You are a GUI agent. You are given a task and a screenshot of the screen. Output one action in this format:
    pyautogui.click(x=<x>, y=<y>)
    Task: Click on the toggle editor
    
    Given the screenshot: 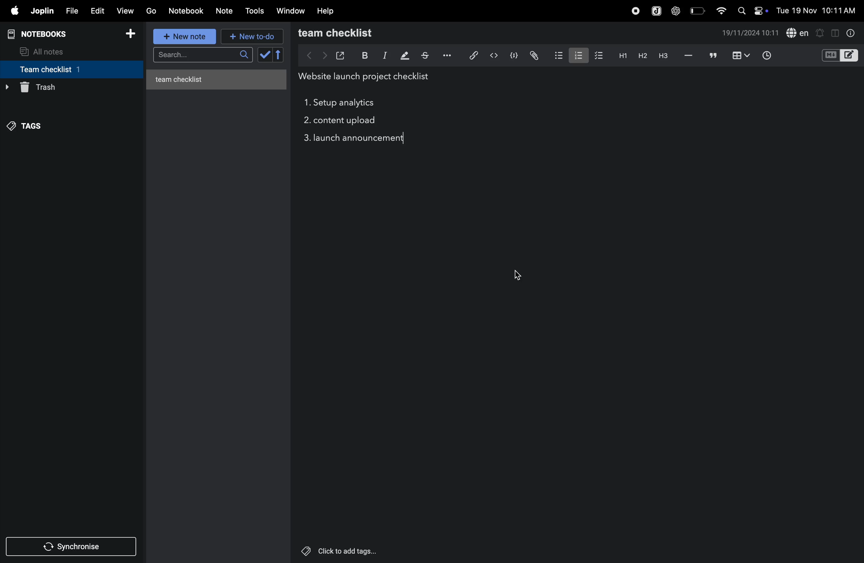 What is the action you would take?
    pyautogui.click(x=832, y=33)
    